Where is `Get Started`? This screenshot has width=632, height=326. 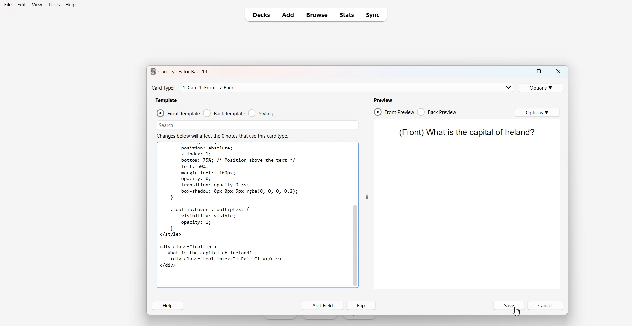
Get Started is located at coordinates (280, 318).